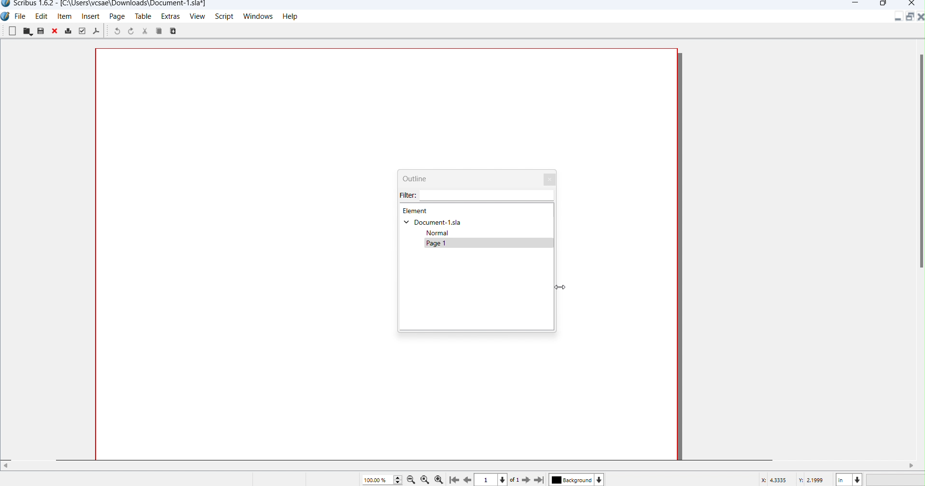  What do you see at coordinates (417, 211) in the screenshot?
I see `Elements` at bounding box center [417, 211].